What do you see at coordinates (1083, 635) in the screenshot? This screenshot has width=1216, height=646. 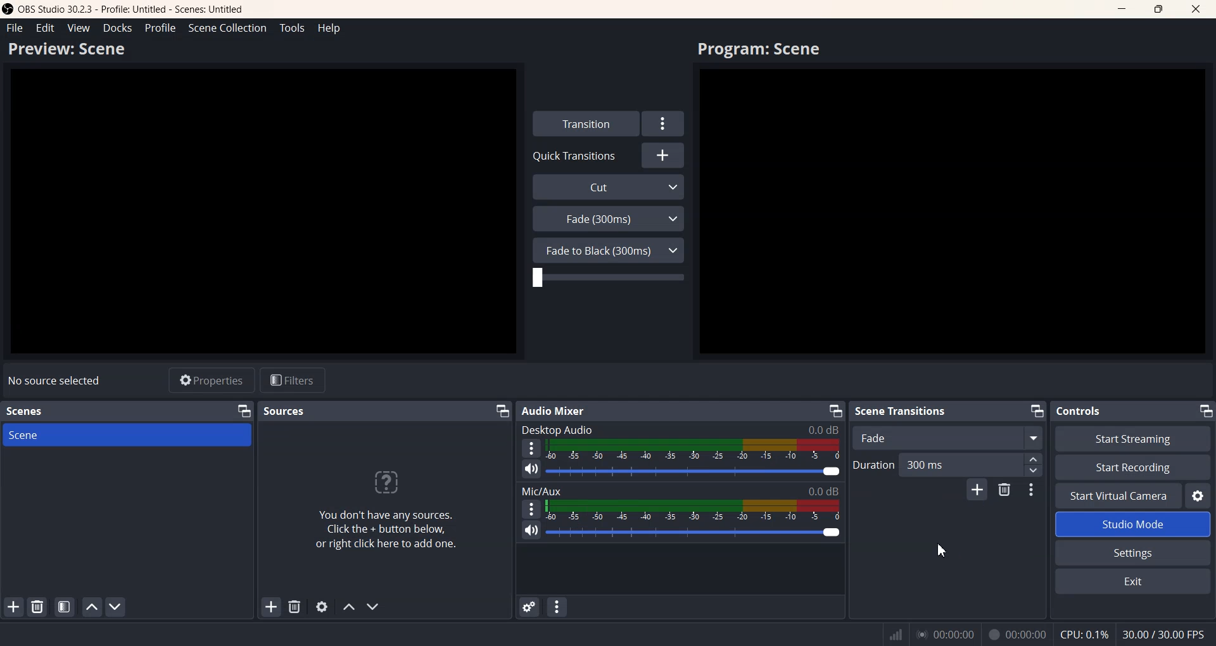 I see `CPU: 0.1%` at bounding box center [1083, 635].